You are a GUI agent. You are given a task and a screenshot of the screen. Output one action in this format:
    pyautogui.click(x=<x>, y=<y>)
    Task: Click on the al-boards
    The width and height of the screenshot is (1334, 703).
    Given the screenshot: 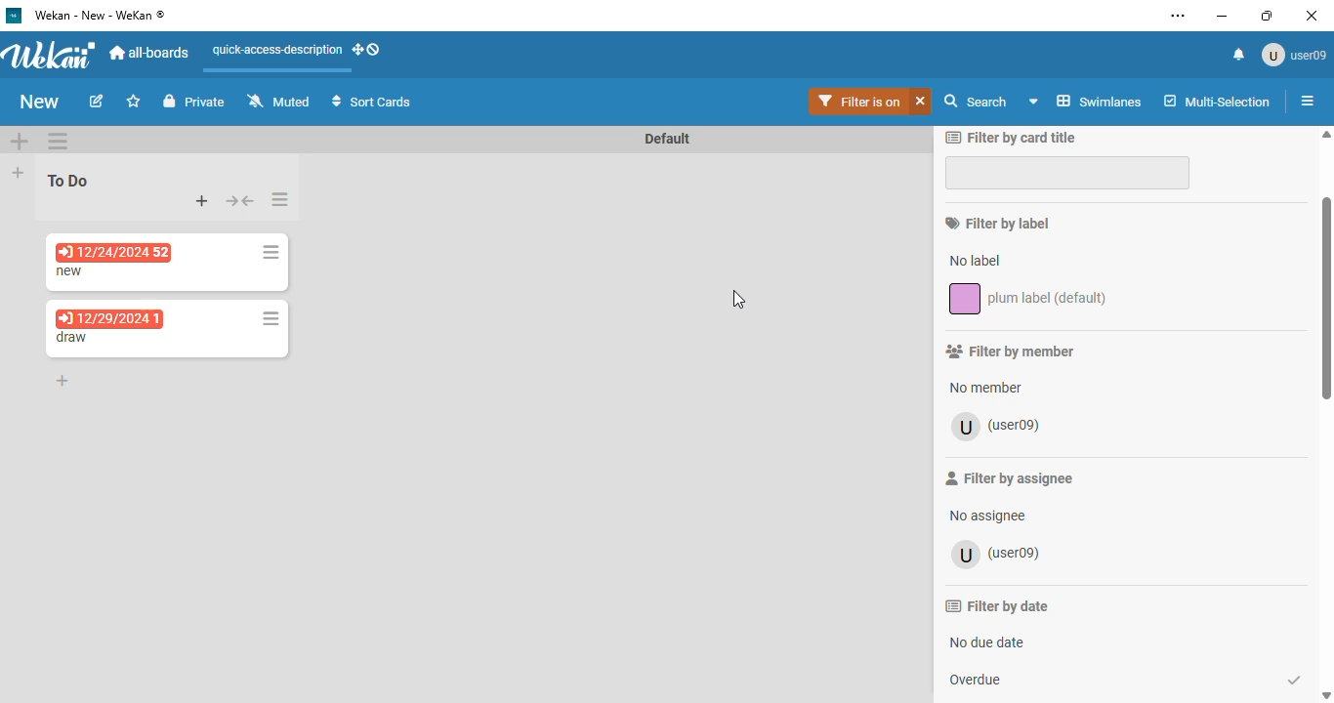 What is the action you would take?
    pyautogui.click(x=150, y=54)
    